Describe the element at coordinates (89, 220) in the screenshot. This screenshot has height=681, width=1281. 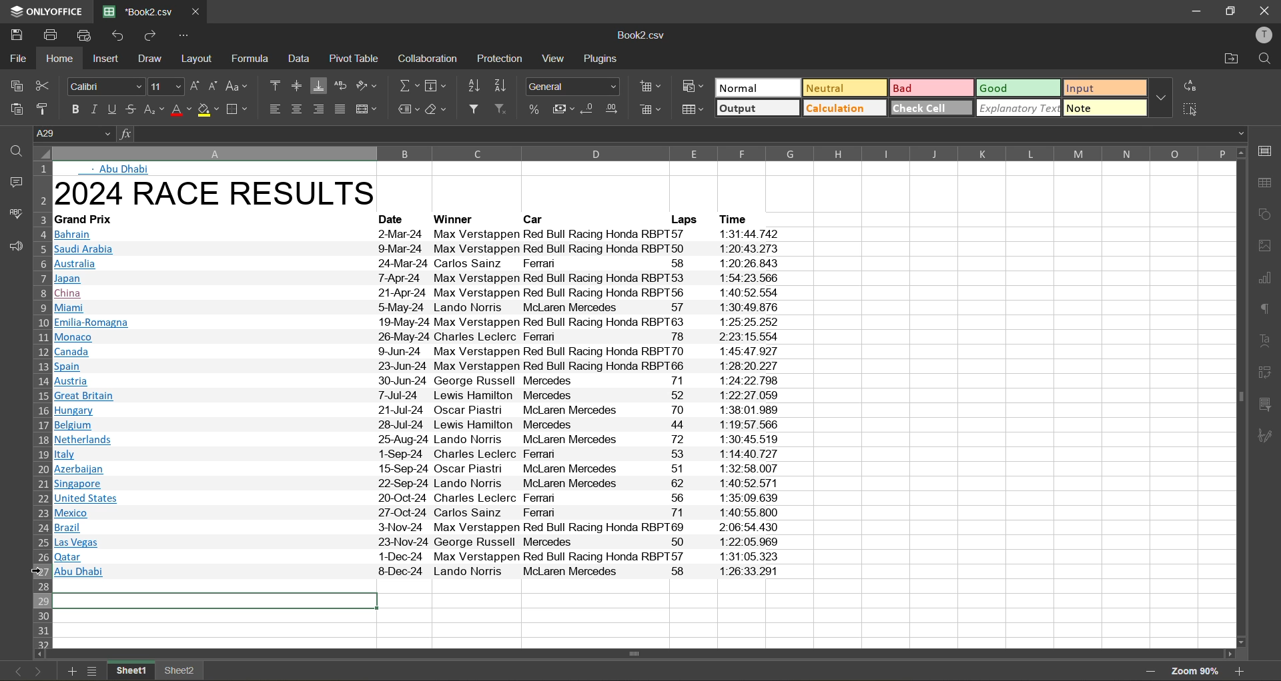
I see `text info` at that location.